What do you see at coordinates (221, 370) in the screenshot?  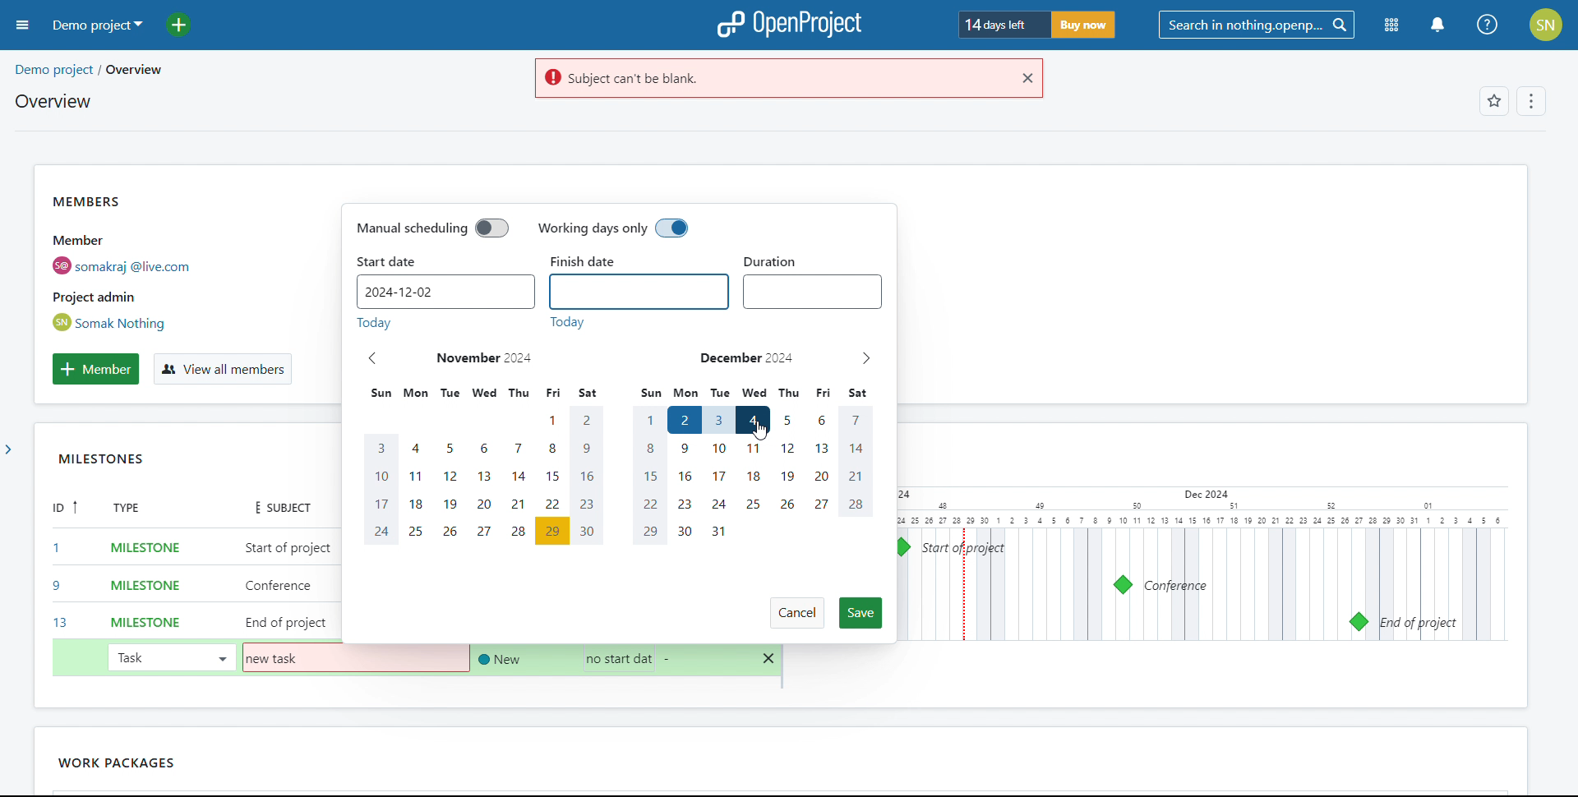 I see `view all members` at bounding box center [221, 370].